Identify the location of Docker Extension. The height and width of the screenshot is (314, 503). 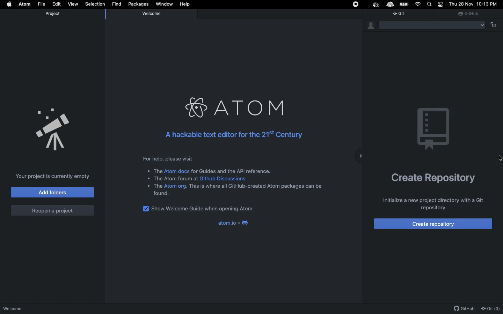
(377, 5).